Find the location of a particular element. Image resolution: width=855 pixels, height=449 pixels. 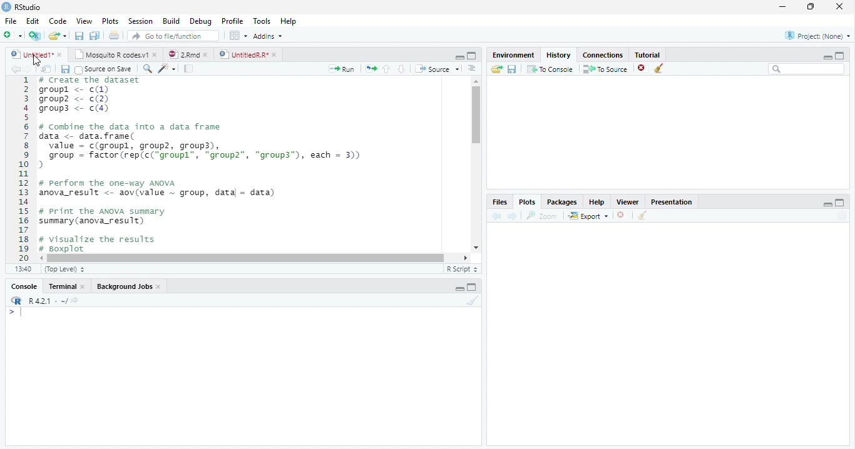

Maximize is located at coordinates (812, 7).